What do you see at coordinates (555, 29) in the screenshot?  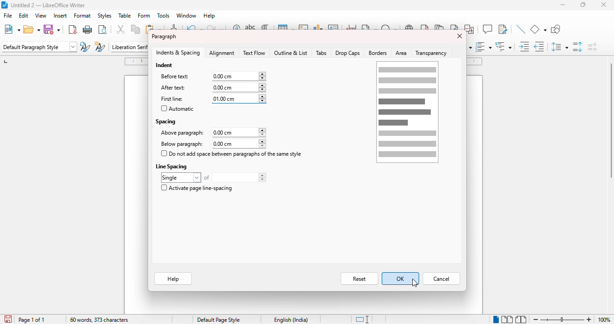 I see `show draw functions` at bounding box center [555, 29].